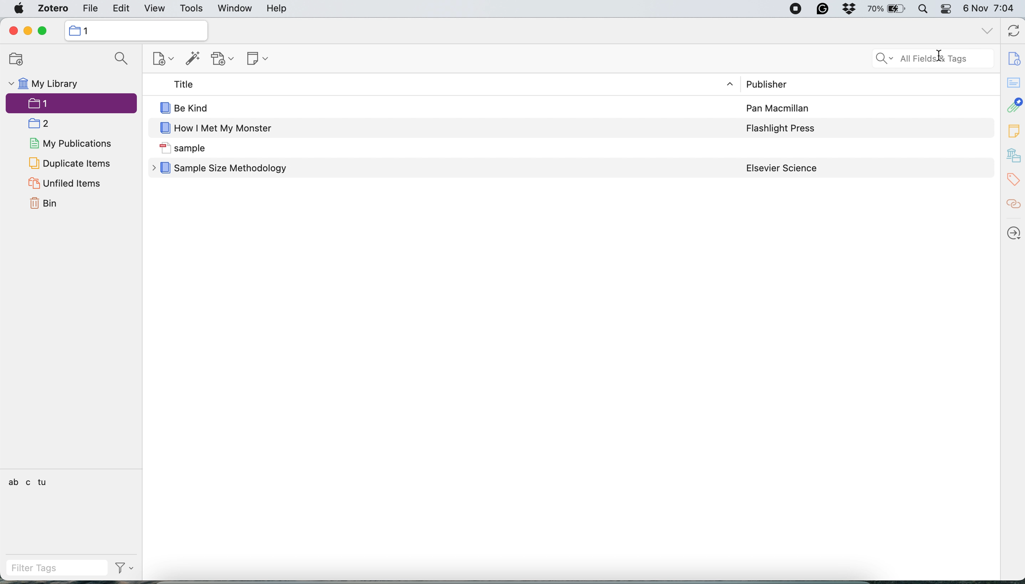 The image size is (1025, 584). I want to click on new item, so click(164, 60).